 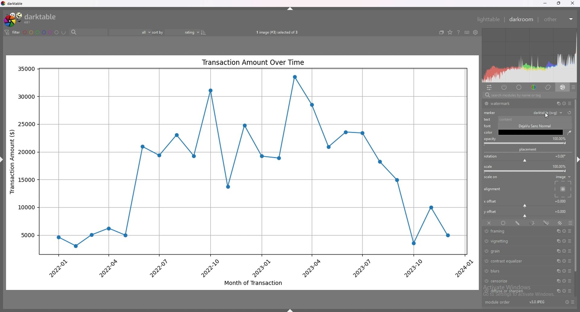 What do you see at coordinates (489, 87) in the screenshot?
I see `quick access panel` at bounding box center [489, 87].